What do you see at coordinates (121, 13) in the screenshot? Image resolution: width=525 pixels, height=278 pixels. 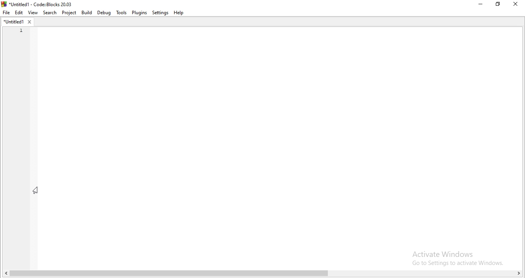 I see `Tools ` at bounding box center [121, 13].